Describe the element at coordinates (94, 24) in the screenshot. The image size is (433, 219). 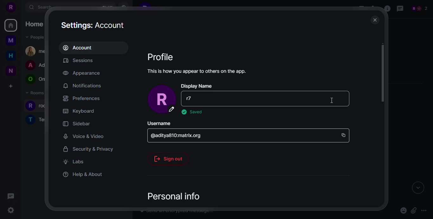
I see `settings: account` at that location.